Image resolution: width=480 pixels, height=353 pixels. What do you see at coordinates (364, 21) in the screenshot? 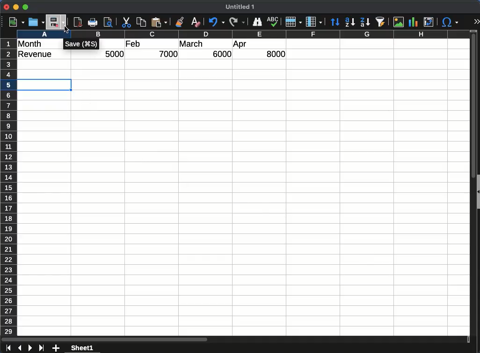
I see `descending ` at bounding box center [364, 21].